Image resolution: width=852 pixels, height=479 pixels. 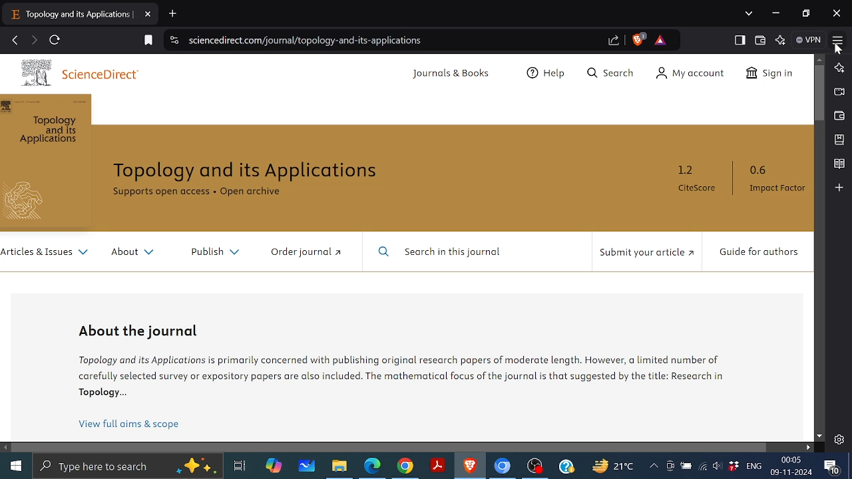 I want to click on My account, so click(x=690, y=73).